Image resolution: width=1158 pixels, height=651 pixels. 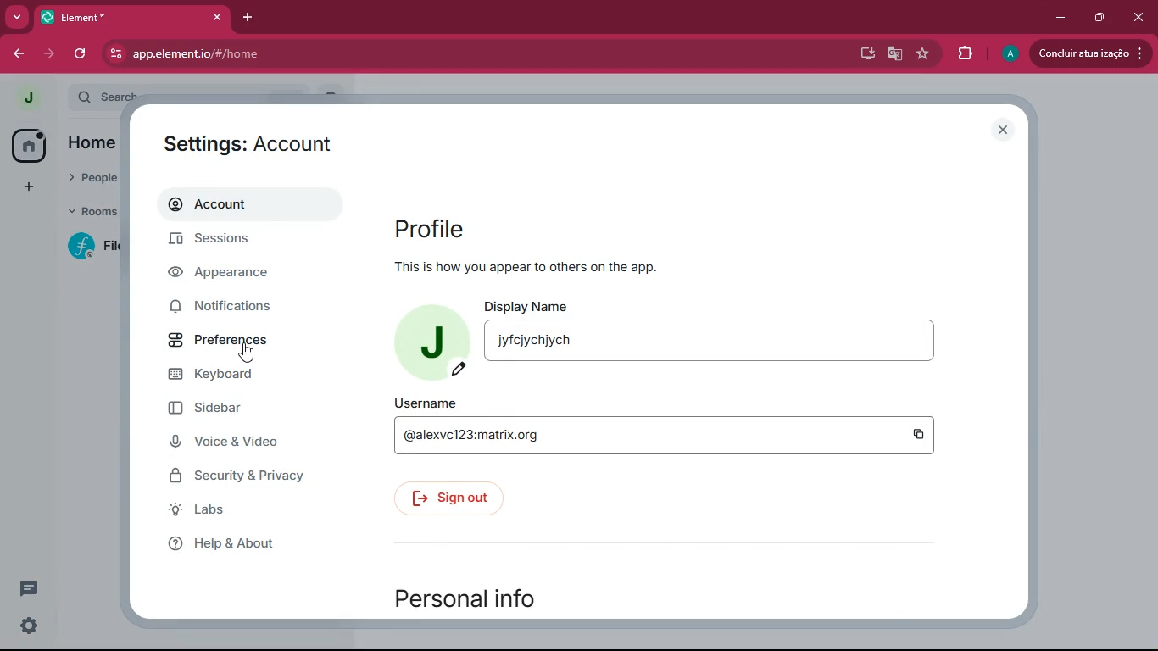 I want to click on add tab, so click(x=249, y=18).